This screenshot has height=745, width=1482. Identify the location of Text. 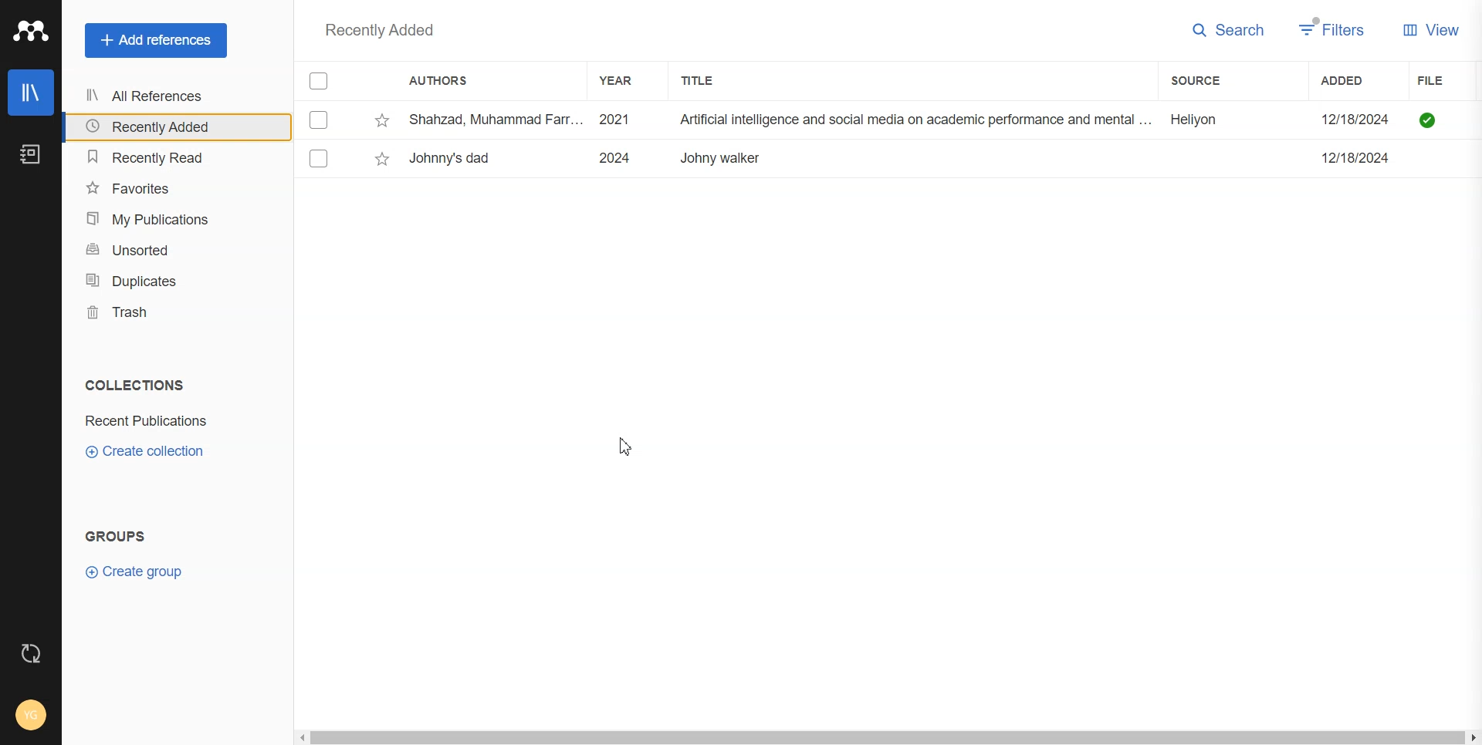
(374, 29).